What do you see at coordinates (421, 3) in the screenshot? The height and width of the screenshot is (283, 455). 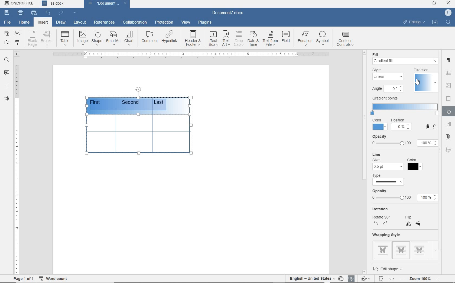 I see `MINIMIZE` at bounding box center [421, 3].